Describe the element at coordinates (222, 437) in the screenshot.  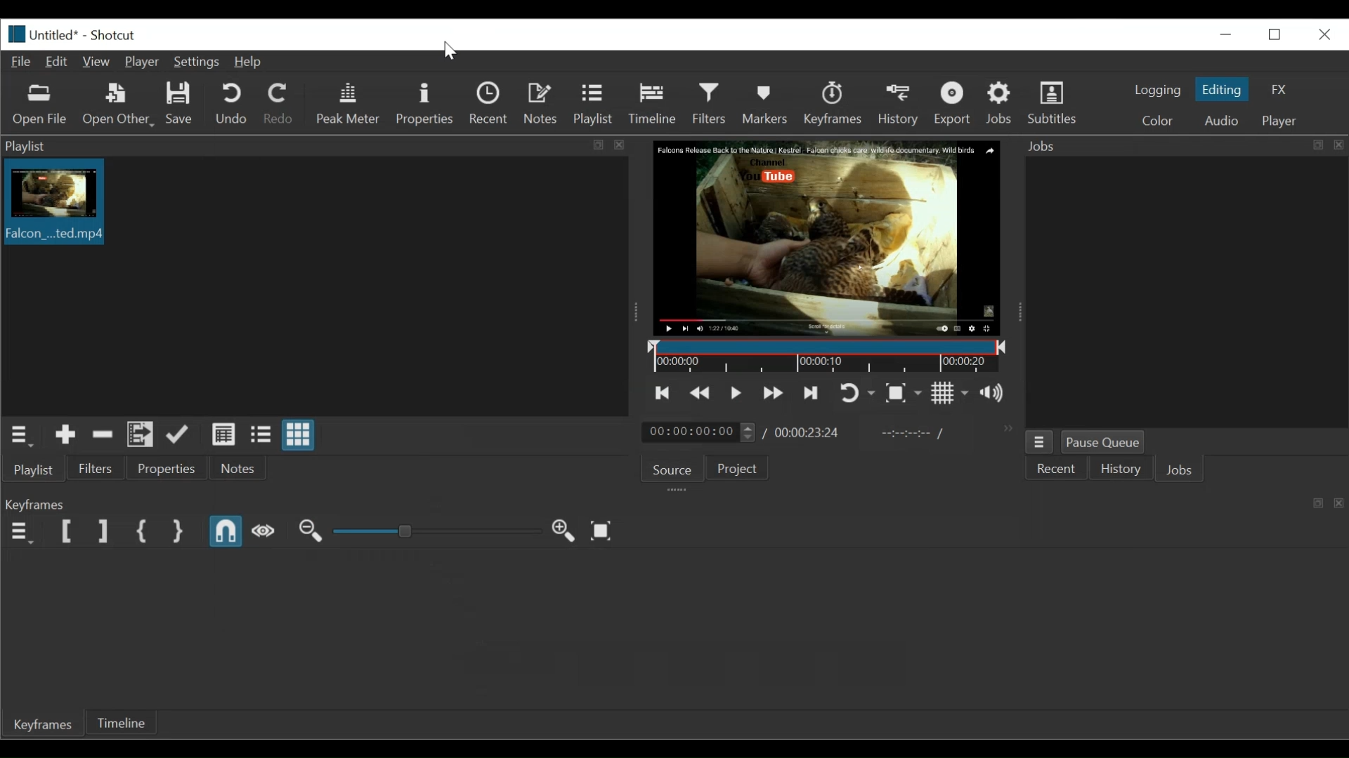
I see `View as details` at that location.